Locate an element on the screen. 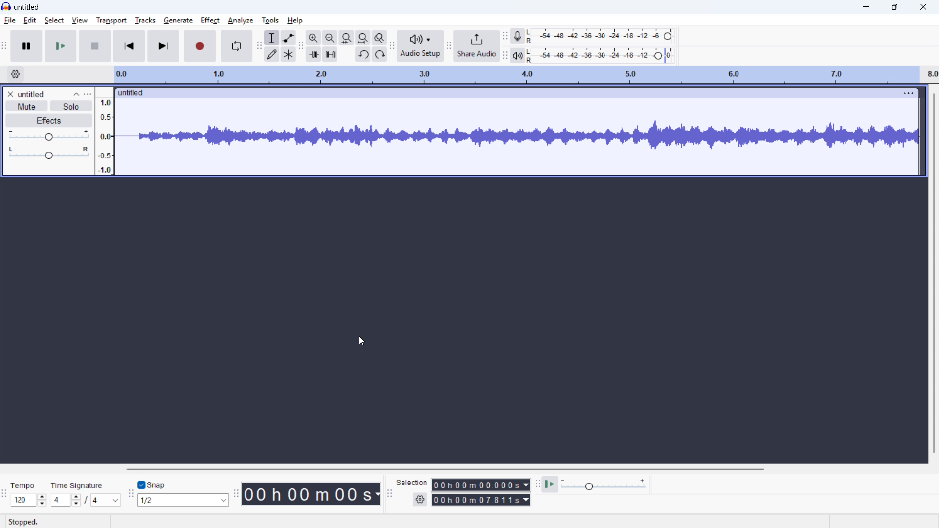  Playback metre toolbar  is located at coordinates (504, 57).